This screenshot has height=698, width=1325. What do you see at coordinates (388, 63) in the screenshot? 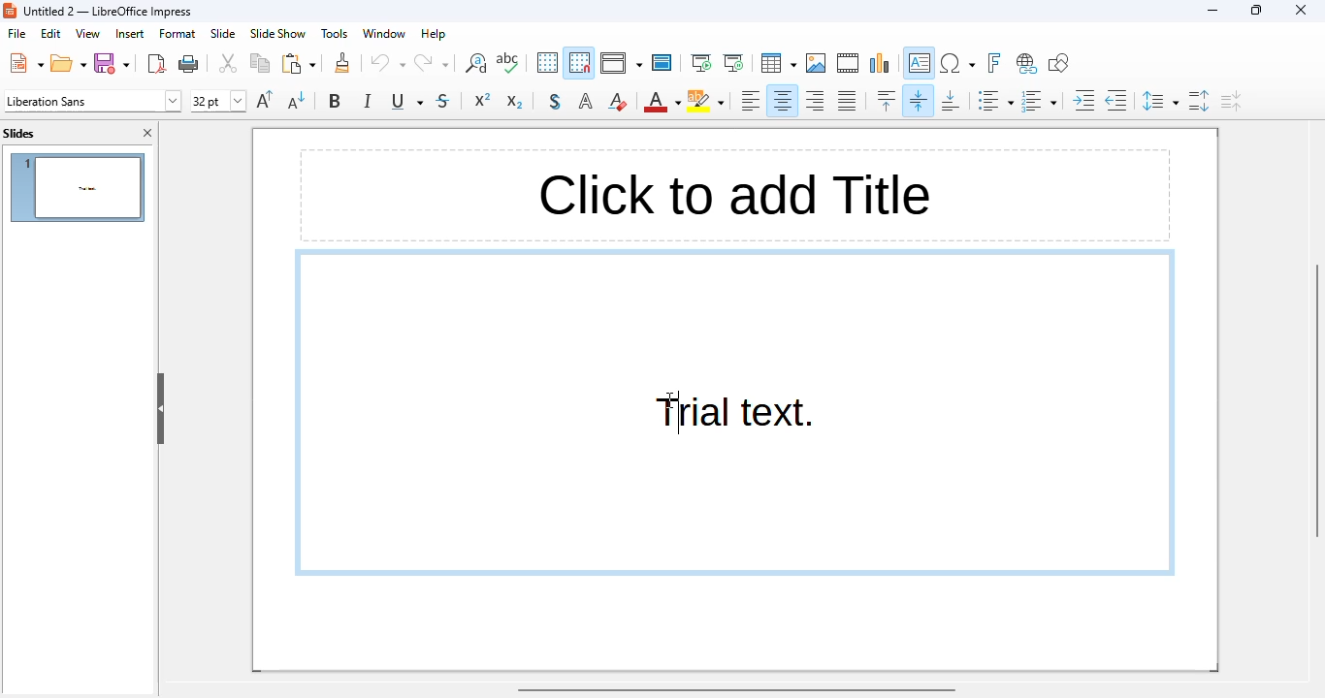
I see `undo` at bounding box center [388, 63].